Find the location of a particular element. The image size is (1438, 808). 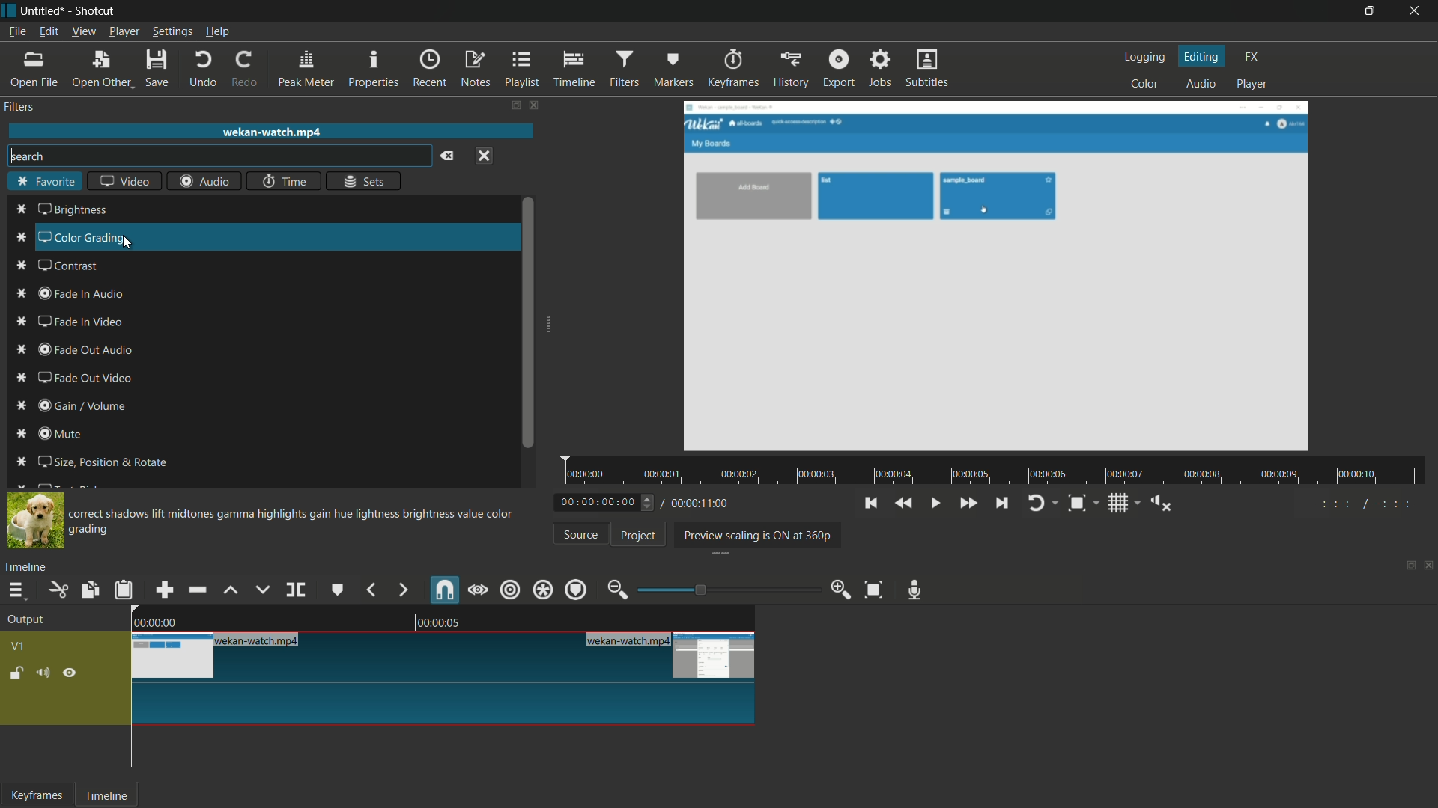

timeline is located at coordinates (109, 795).